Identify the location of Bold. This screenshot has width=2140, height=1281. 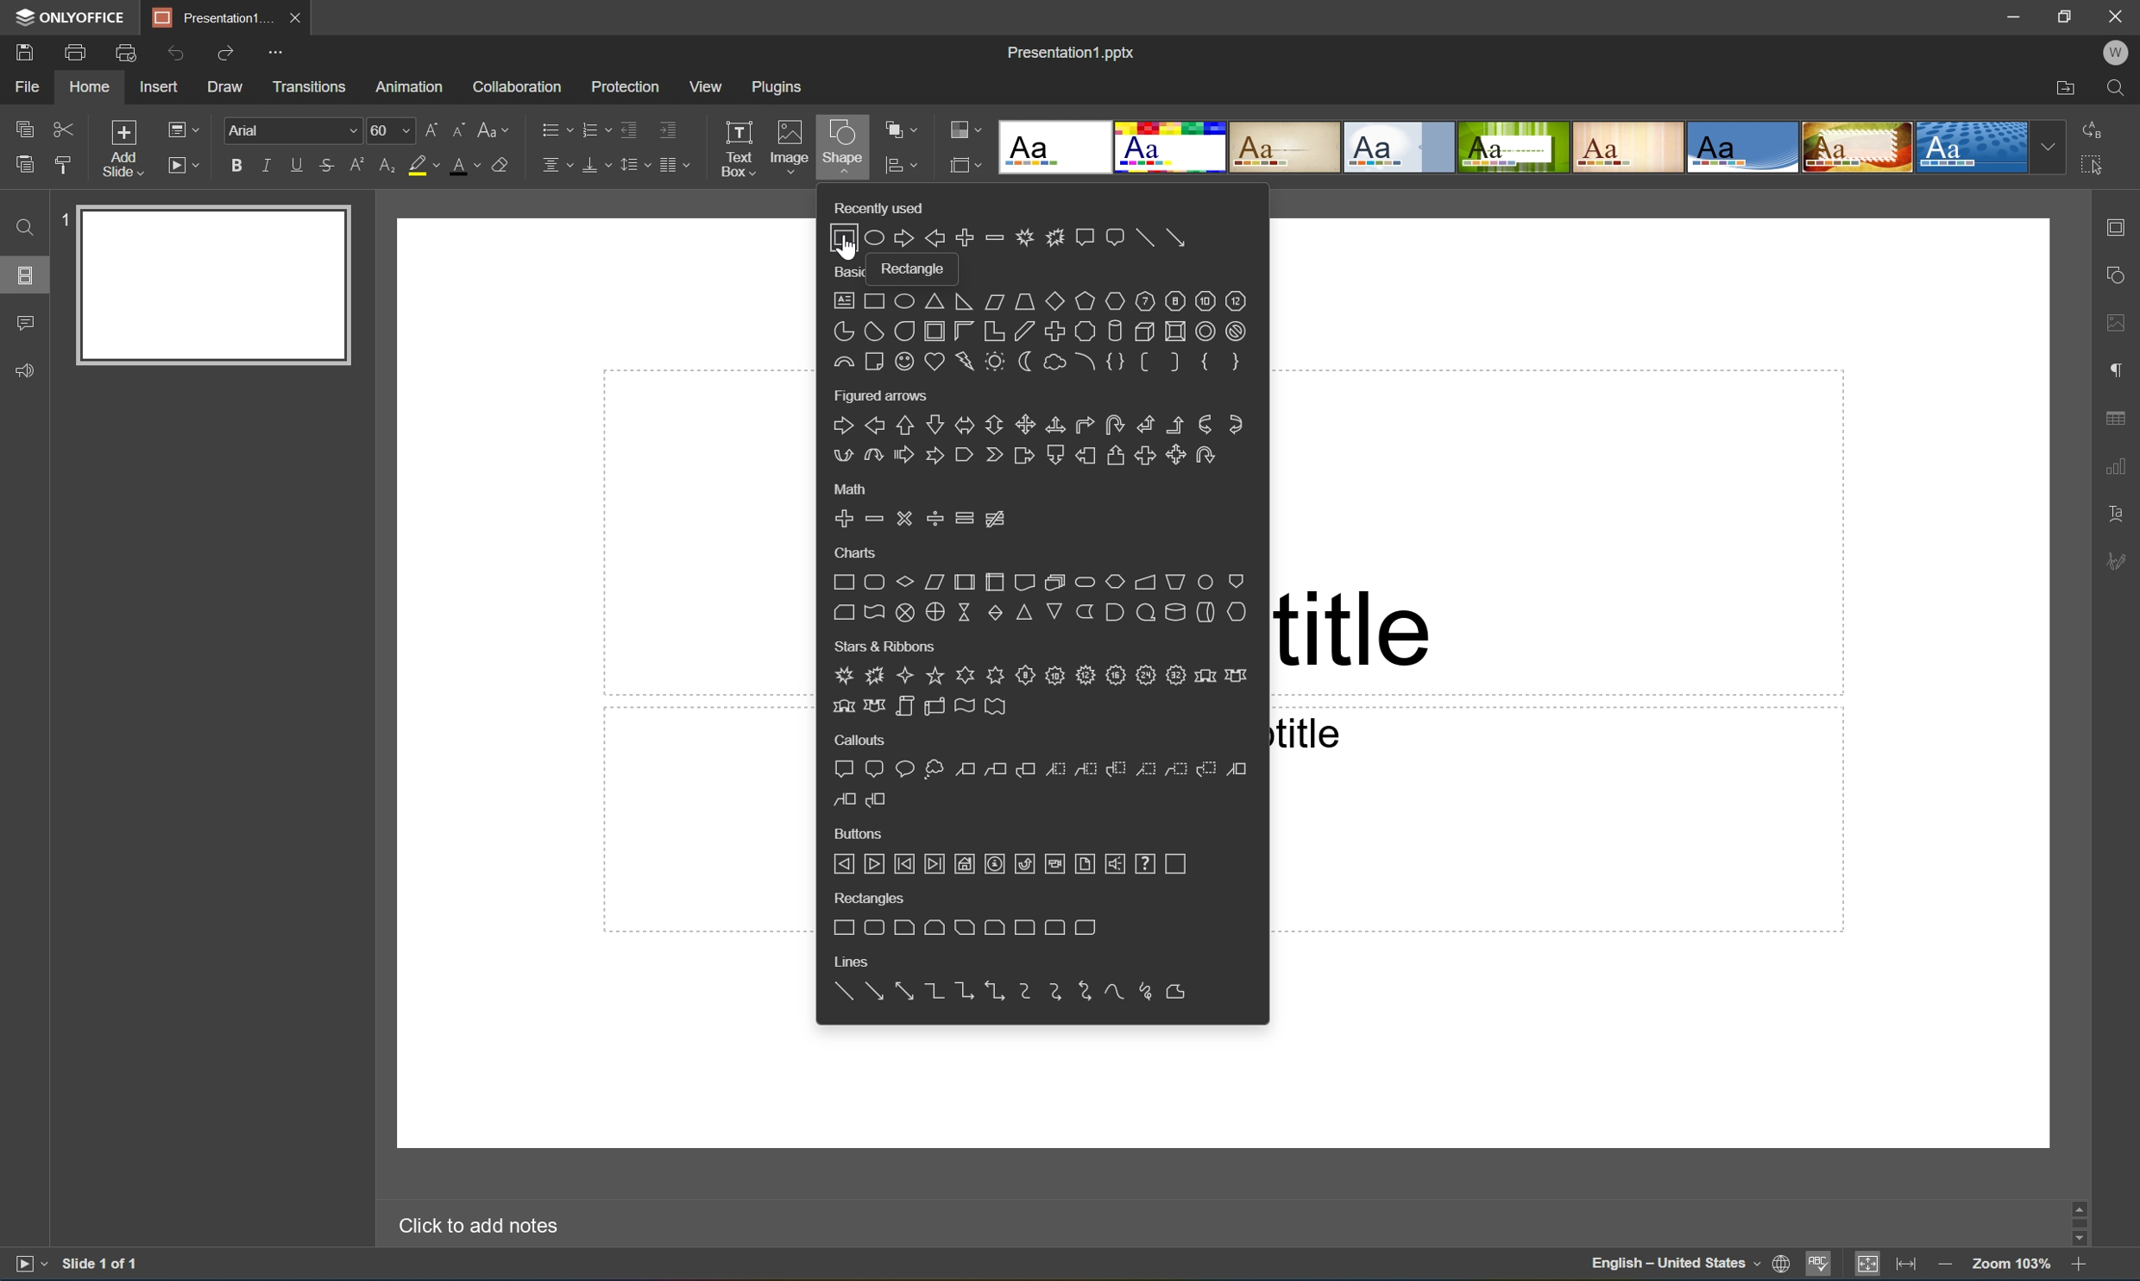
(234, 164).